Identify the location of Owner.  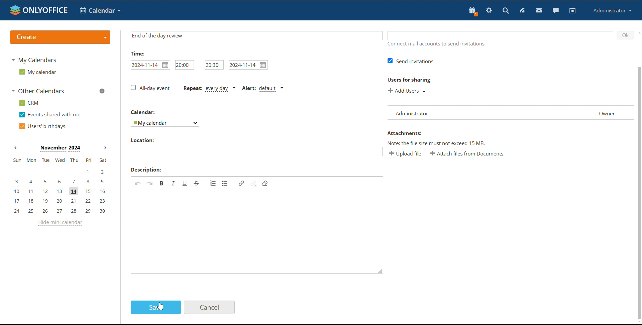
(610, 112).